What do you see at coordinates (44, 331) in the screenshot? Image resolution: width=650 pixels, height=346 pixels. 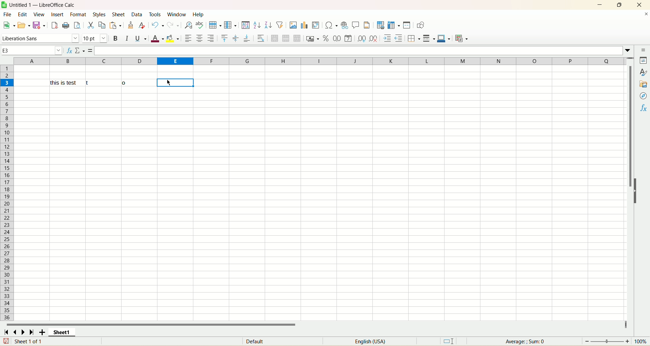 I see `add sheet` at bounding box center [44, 331].